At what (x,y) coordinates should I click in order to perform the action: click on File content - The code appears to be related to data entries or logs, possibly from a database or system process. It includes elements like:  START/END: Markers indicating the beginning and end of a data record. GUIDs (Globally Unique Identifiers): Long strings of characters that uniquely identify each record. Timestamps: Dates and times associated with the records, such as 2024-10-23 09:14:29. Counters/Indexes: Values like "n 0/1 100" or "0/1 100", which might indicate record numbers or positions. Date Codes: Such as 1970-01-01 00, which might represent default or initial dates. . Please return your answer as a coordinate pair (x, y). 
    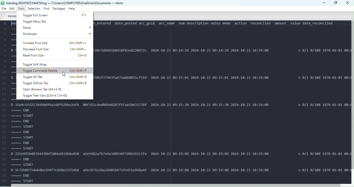
    Looking at the image, I should click on (47, 142).